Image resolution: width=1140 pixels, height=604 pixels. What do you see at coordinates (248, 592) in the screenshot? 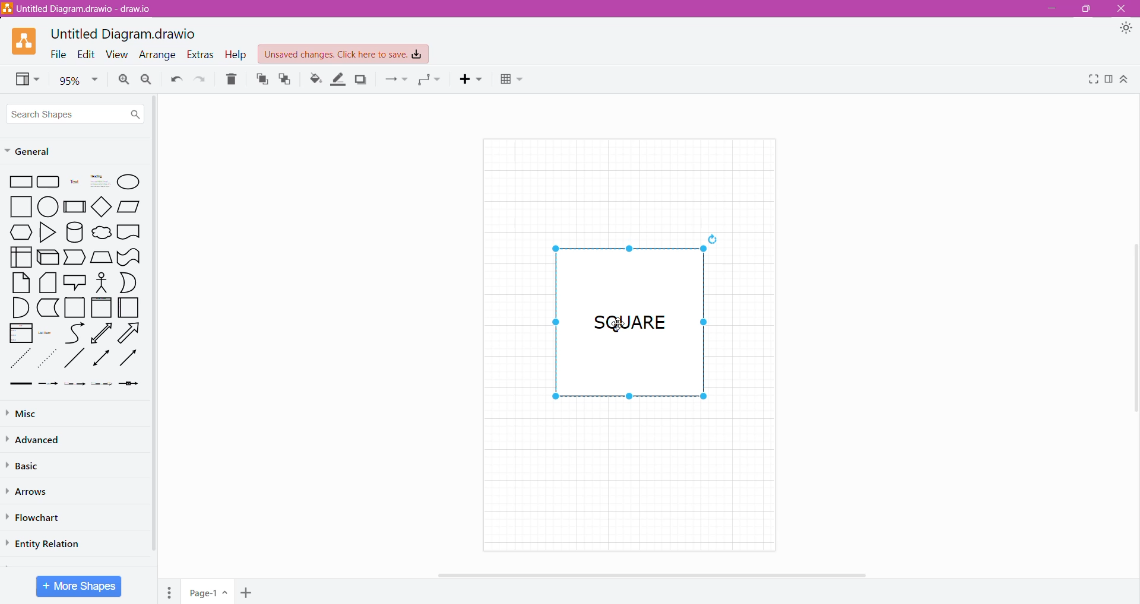
I see `Add Page` at bounding box center [248, 592].